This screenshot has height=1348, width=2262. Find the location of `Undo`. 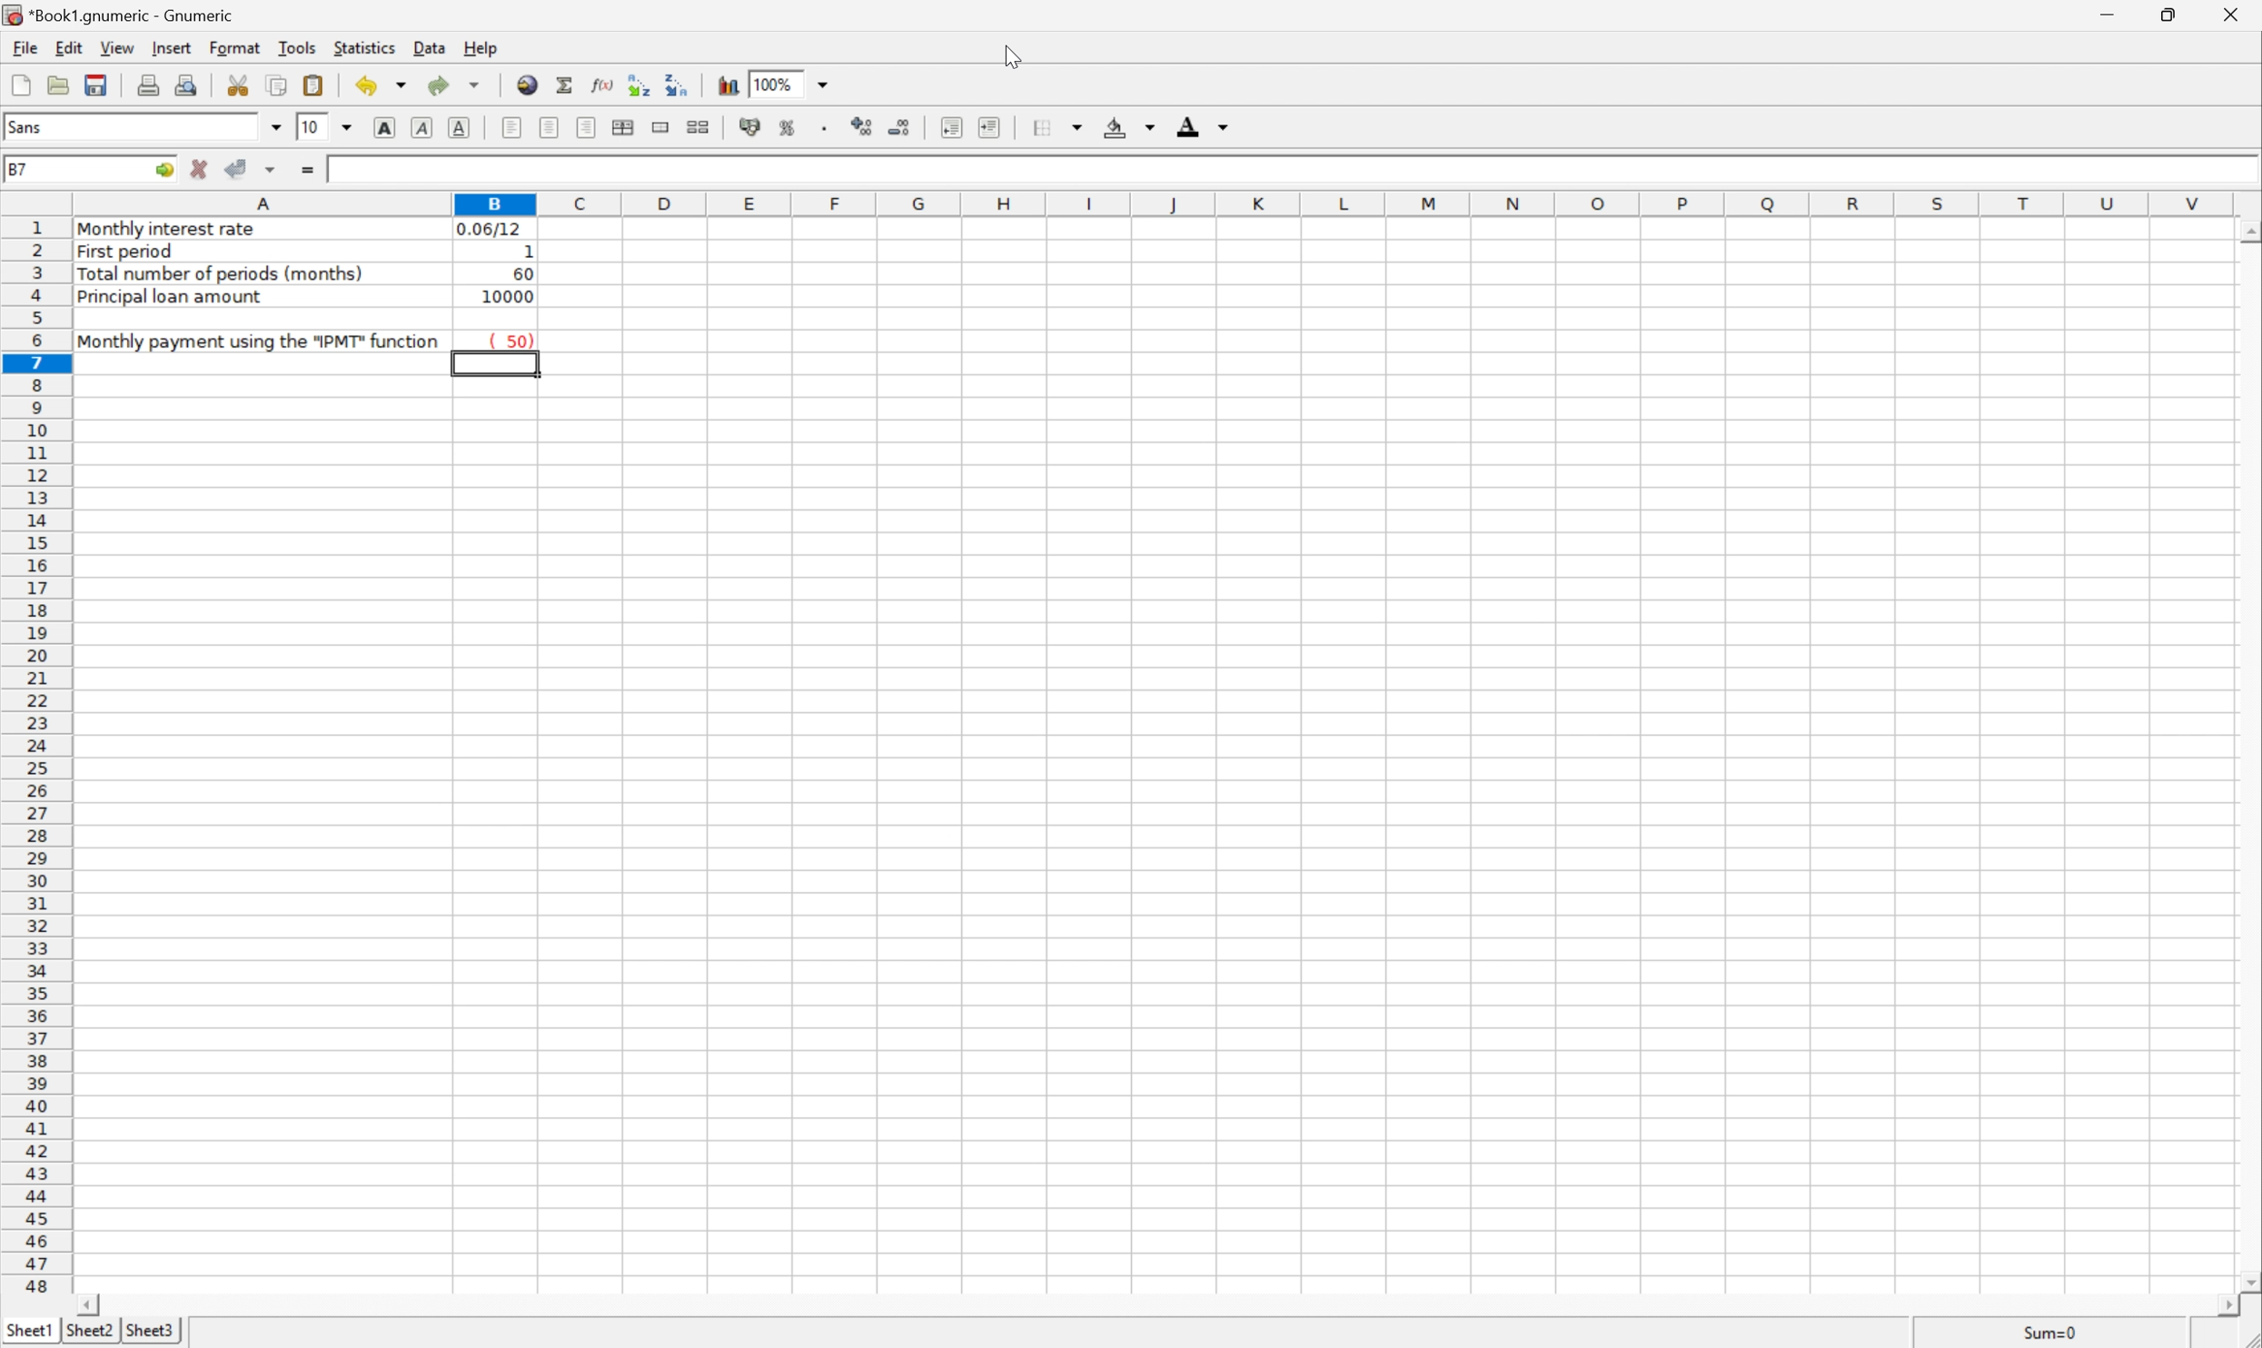

Undo is located at coordinates (383, 84).